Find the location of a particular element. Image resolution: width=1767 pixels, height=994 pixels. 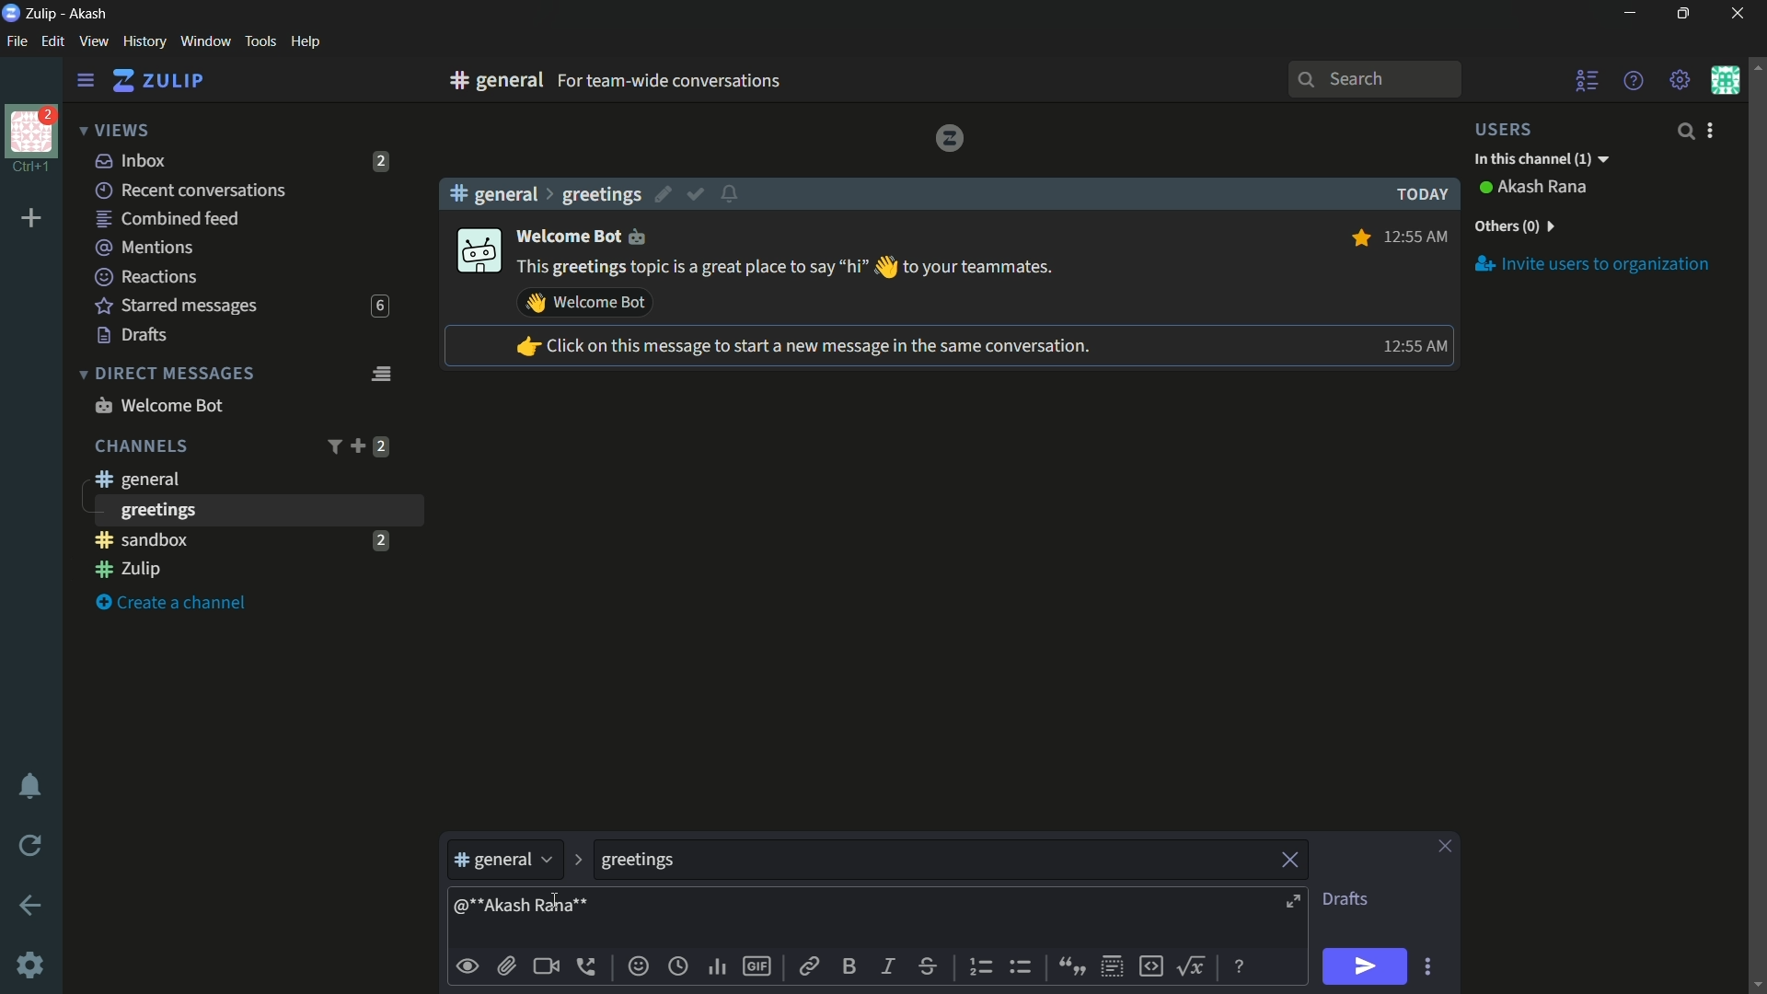

12: 55 AM is located at coordinates (1418, 235).